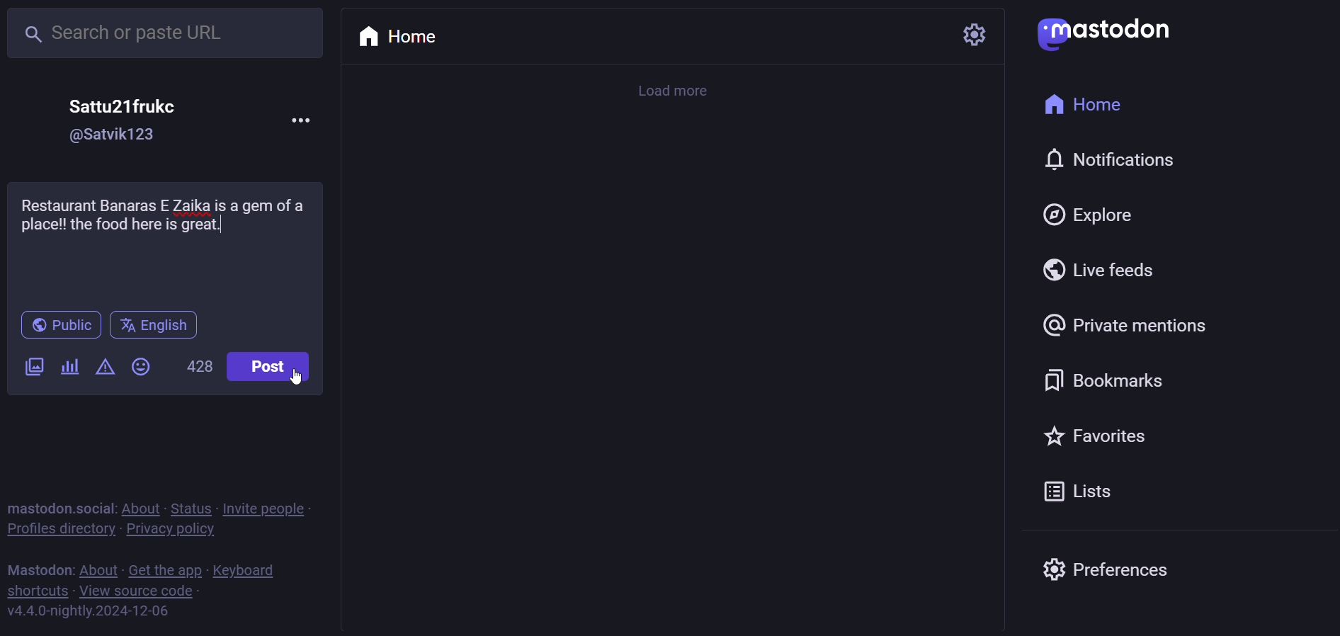 This screenshot has width=1340, height=636. Describe the element at coordinates (106, 368) in the screenshot. I see `content warning` at that location.